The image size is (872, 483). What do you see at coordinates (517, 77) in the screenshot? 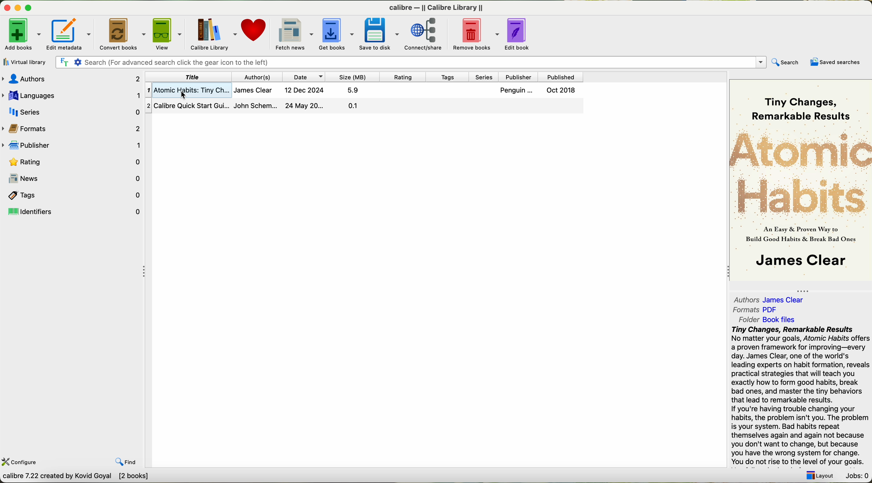
I see `publisher` at bounding box center [517, 77].